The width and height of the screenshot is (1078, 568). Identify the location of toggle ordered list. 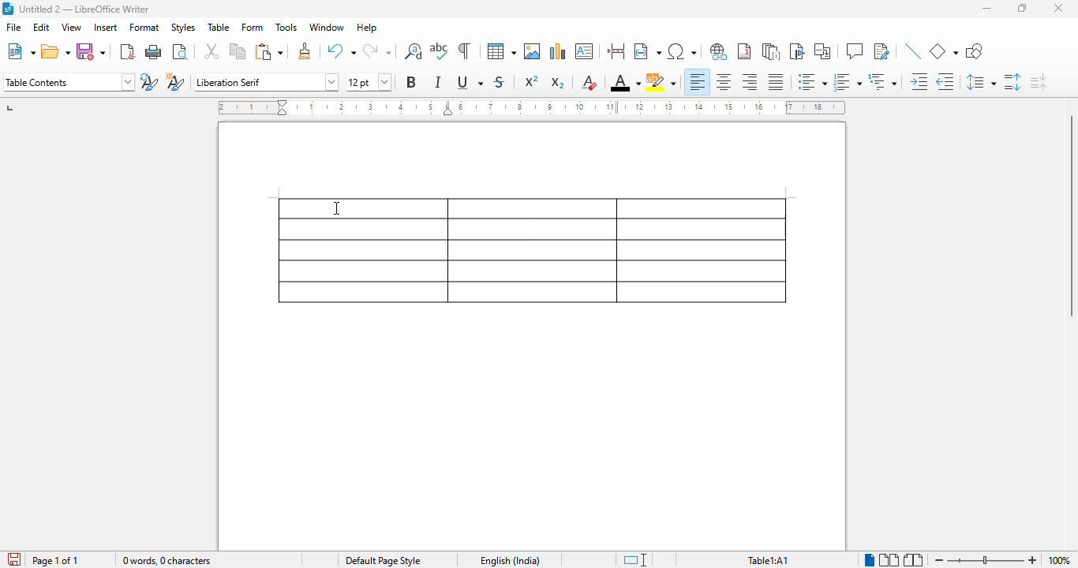
(848, 82).